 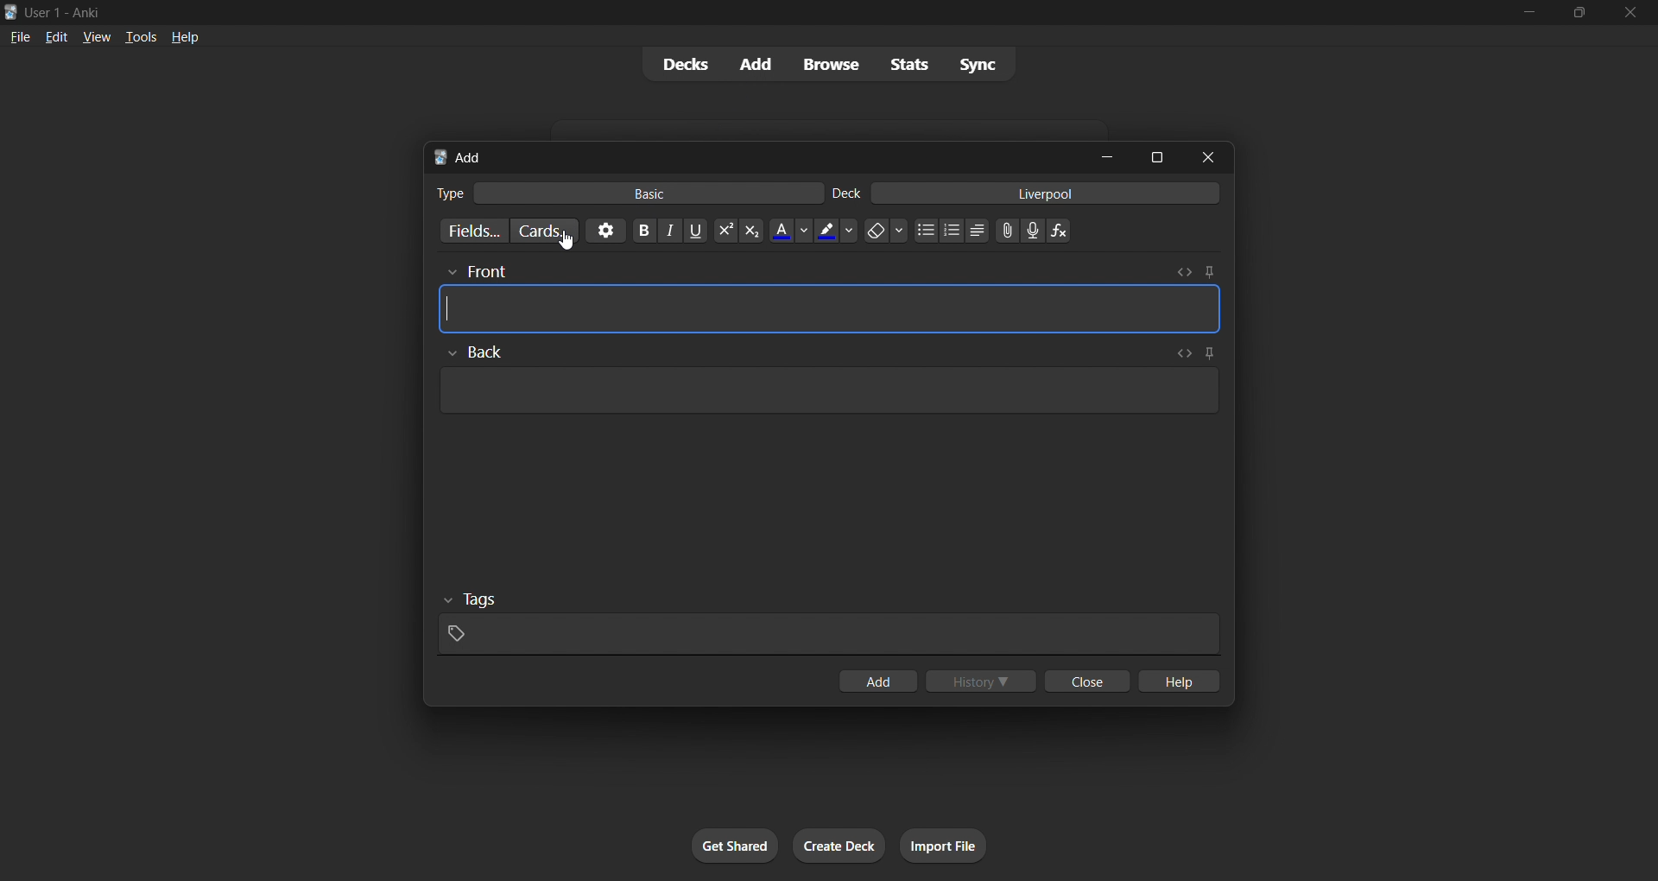 What do you see at coordinates (546, 231) in the screenshot?
I see `customize card templates` at bounding box center [546, 231].